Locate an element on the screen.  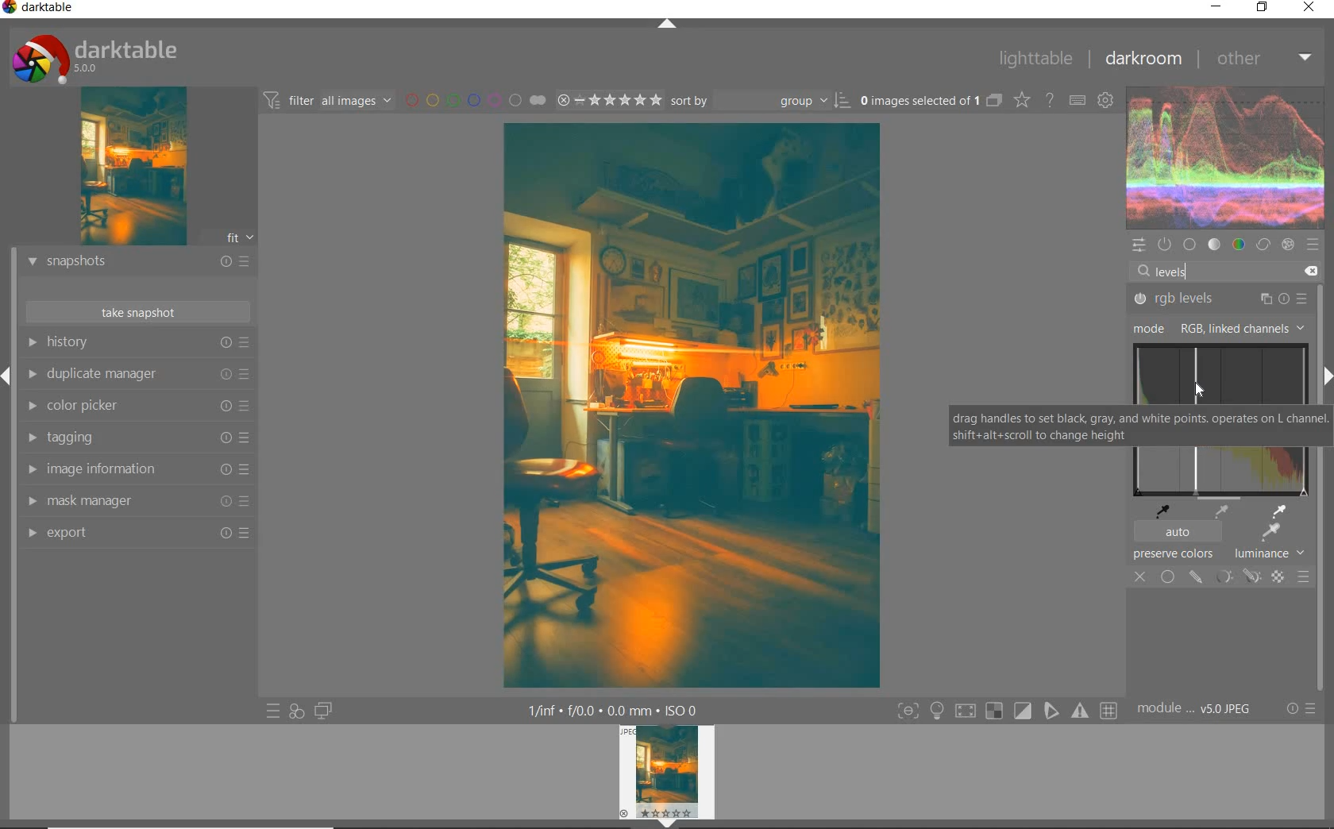
filter by image color is located at coordinates (476, 101).